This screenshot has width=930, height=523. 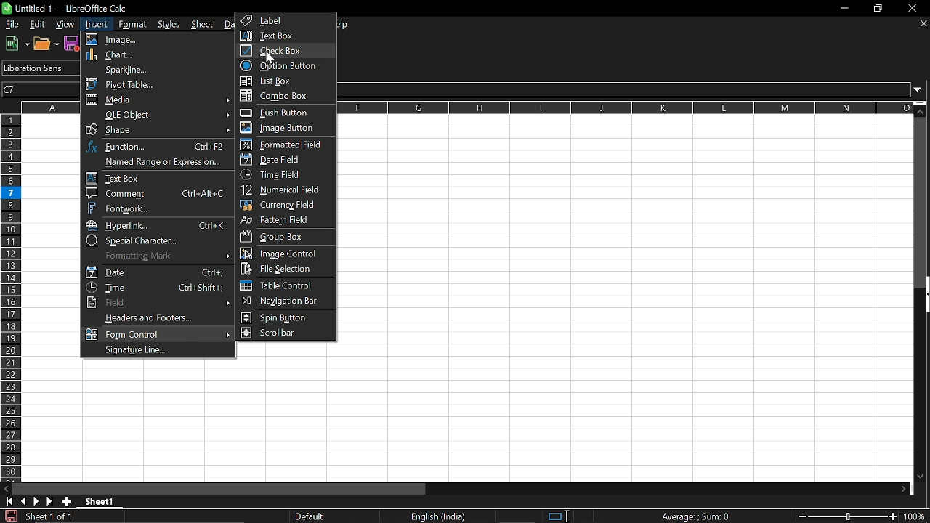 What do you see at coordinates (158, 334) in the screenshot?
I see `Form control` at bounding box center [158, 334].